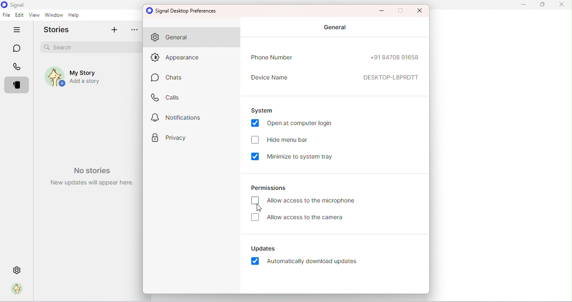 This screenshot has width=572, height=302. Describe the element at coordinates (18, 31) in the screenshot. I see `Hide` at that location.